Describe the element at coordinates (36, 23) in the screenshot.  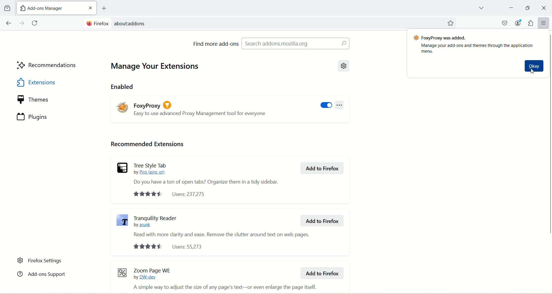
I see `Refresh` at that location.